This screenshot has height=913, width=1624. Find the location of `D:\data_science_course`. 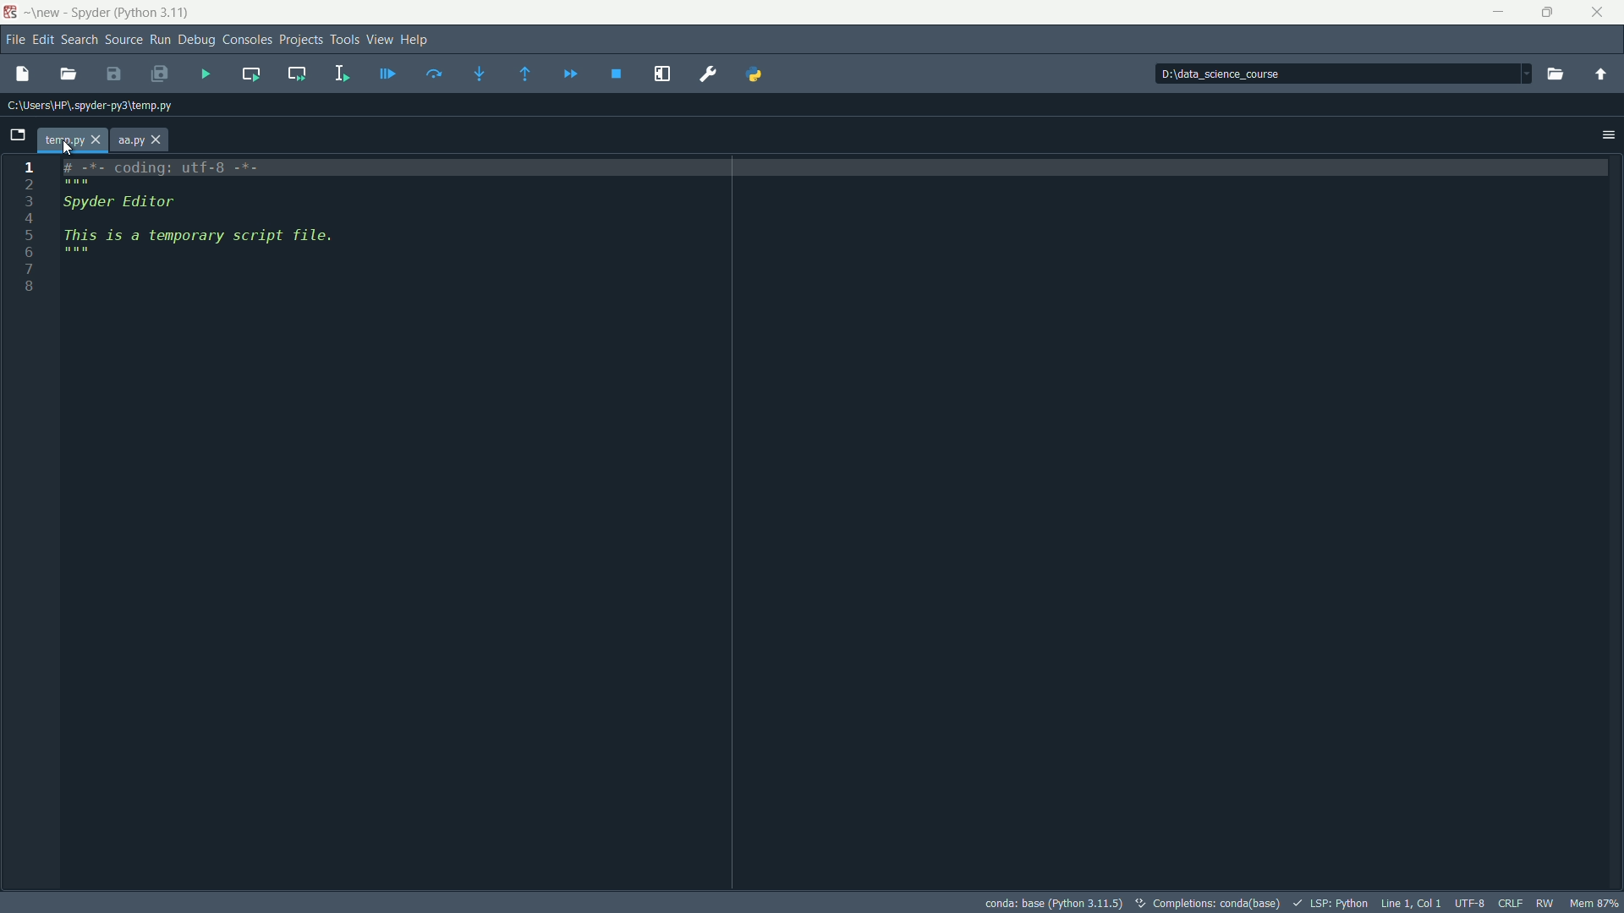

D:\data_science_course is located at coordinates (1258, 74).